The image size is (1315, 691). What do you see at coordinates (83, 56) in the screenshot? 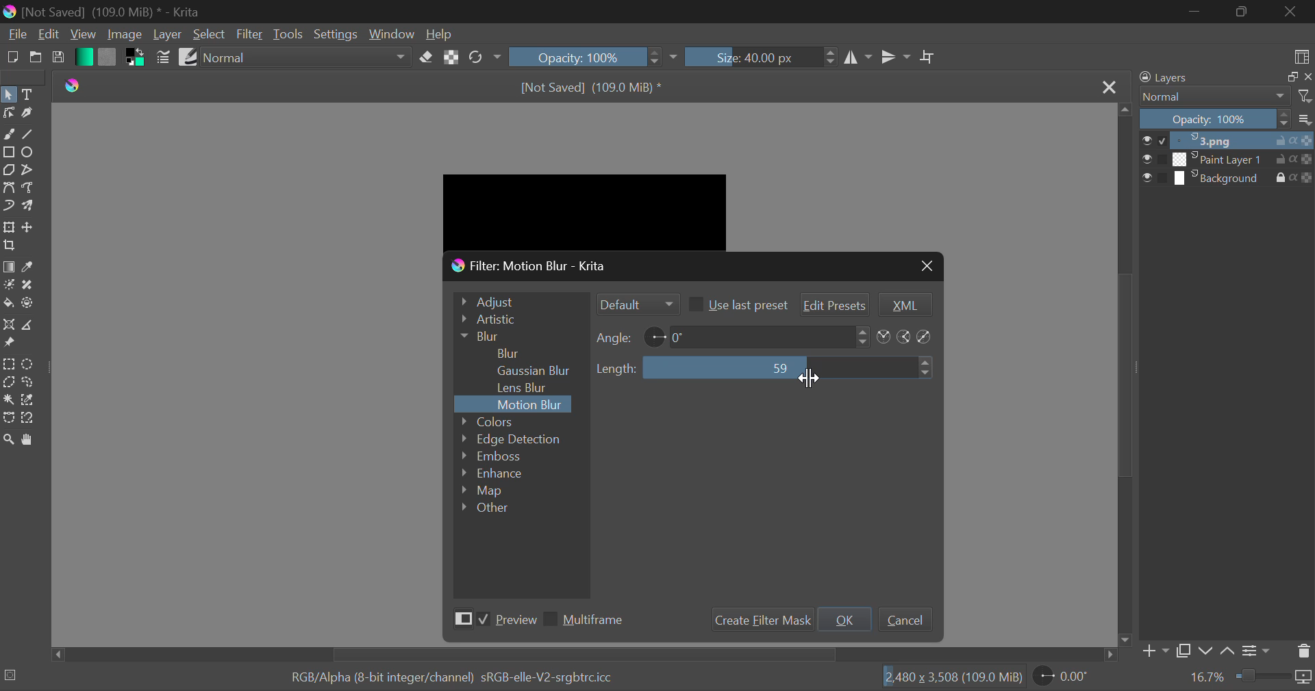
I see `Gradient` at bounding box center [83, 56].